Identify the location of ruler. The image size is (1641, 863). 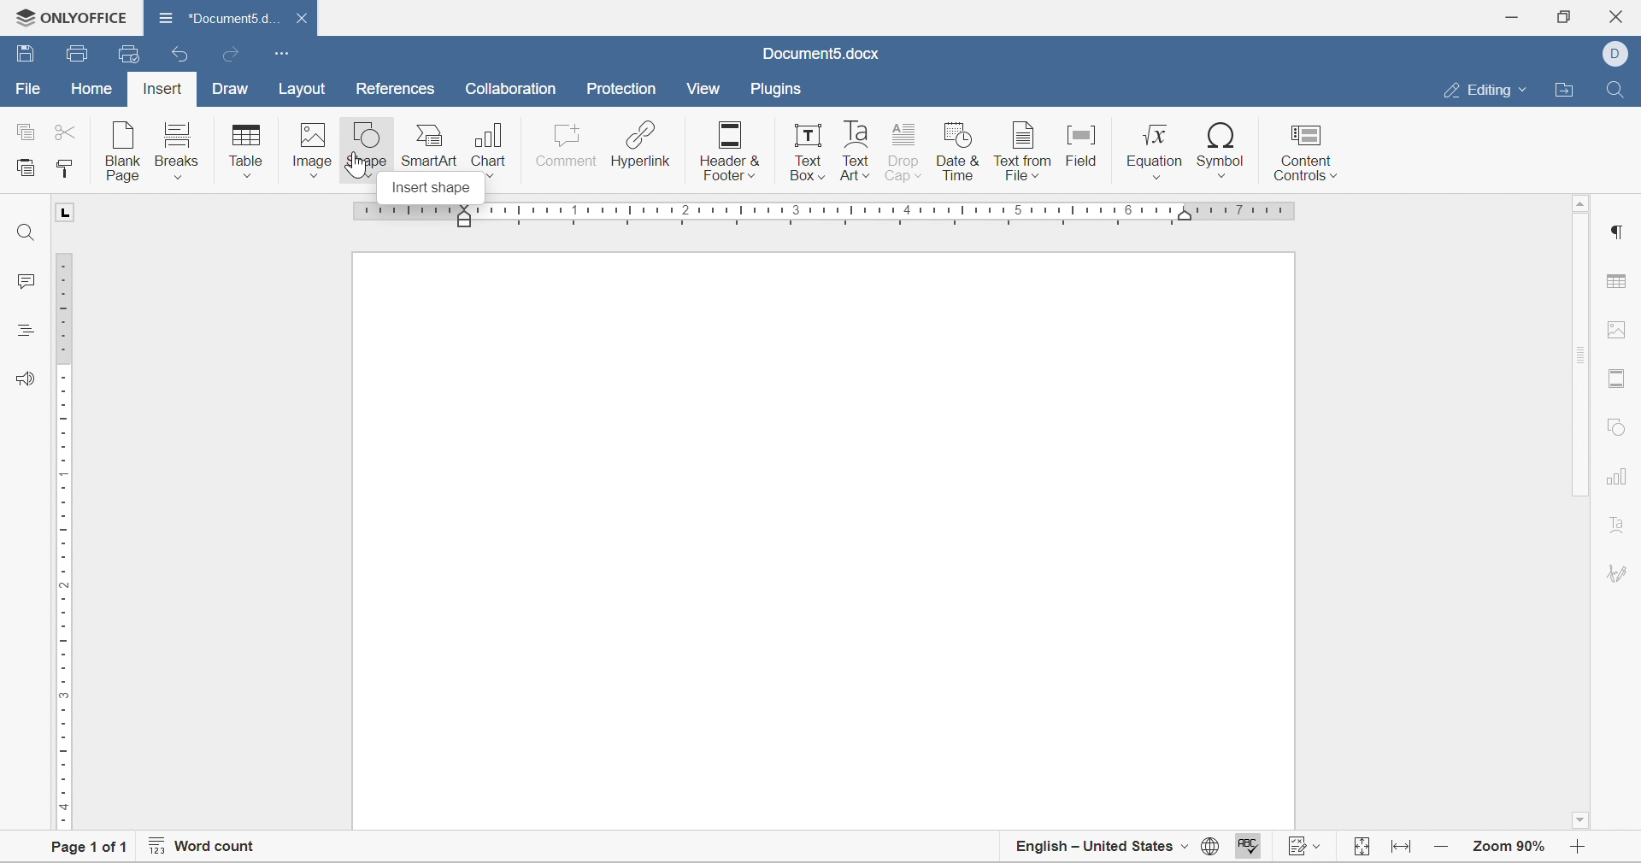
(820, 215).